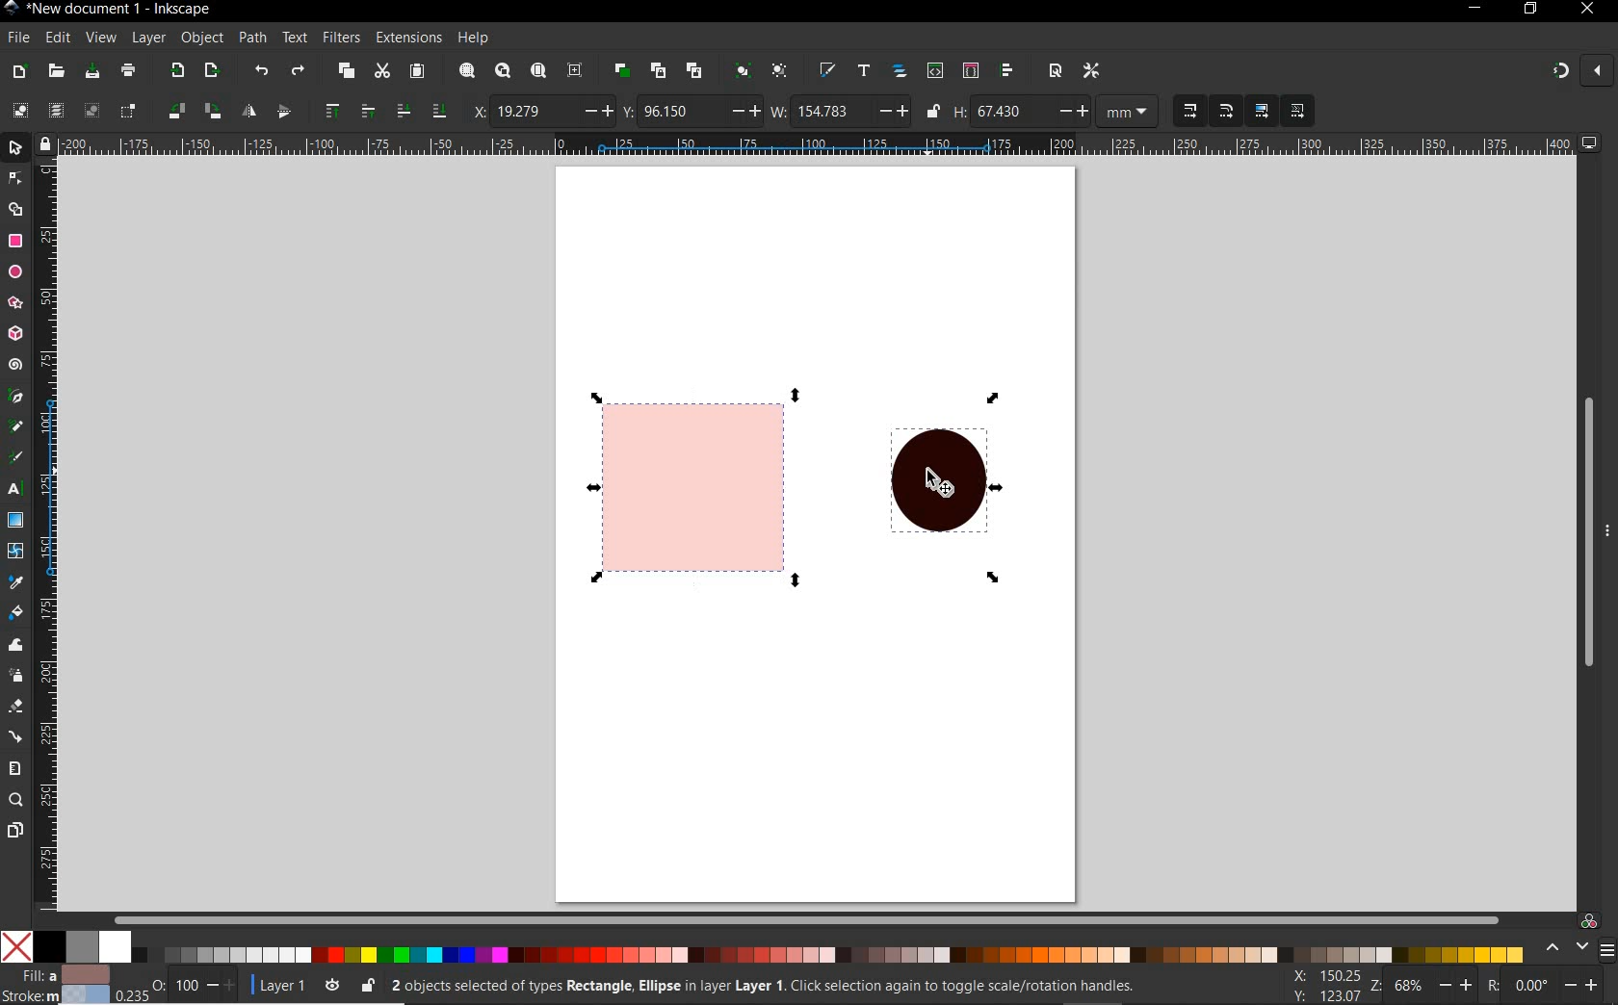 This screenshot has width=1618, height=1005. What do you see at coordinates (298, 70) in the screenshot?
I see `redo` at bounding box center [298, 70].